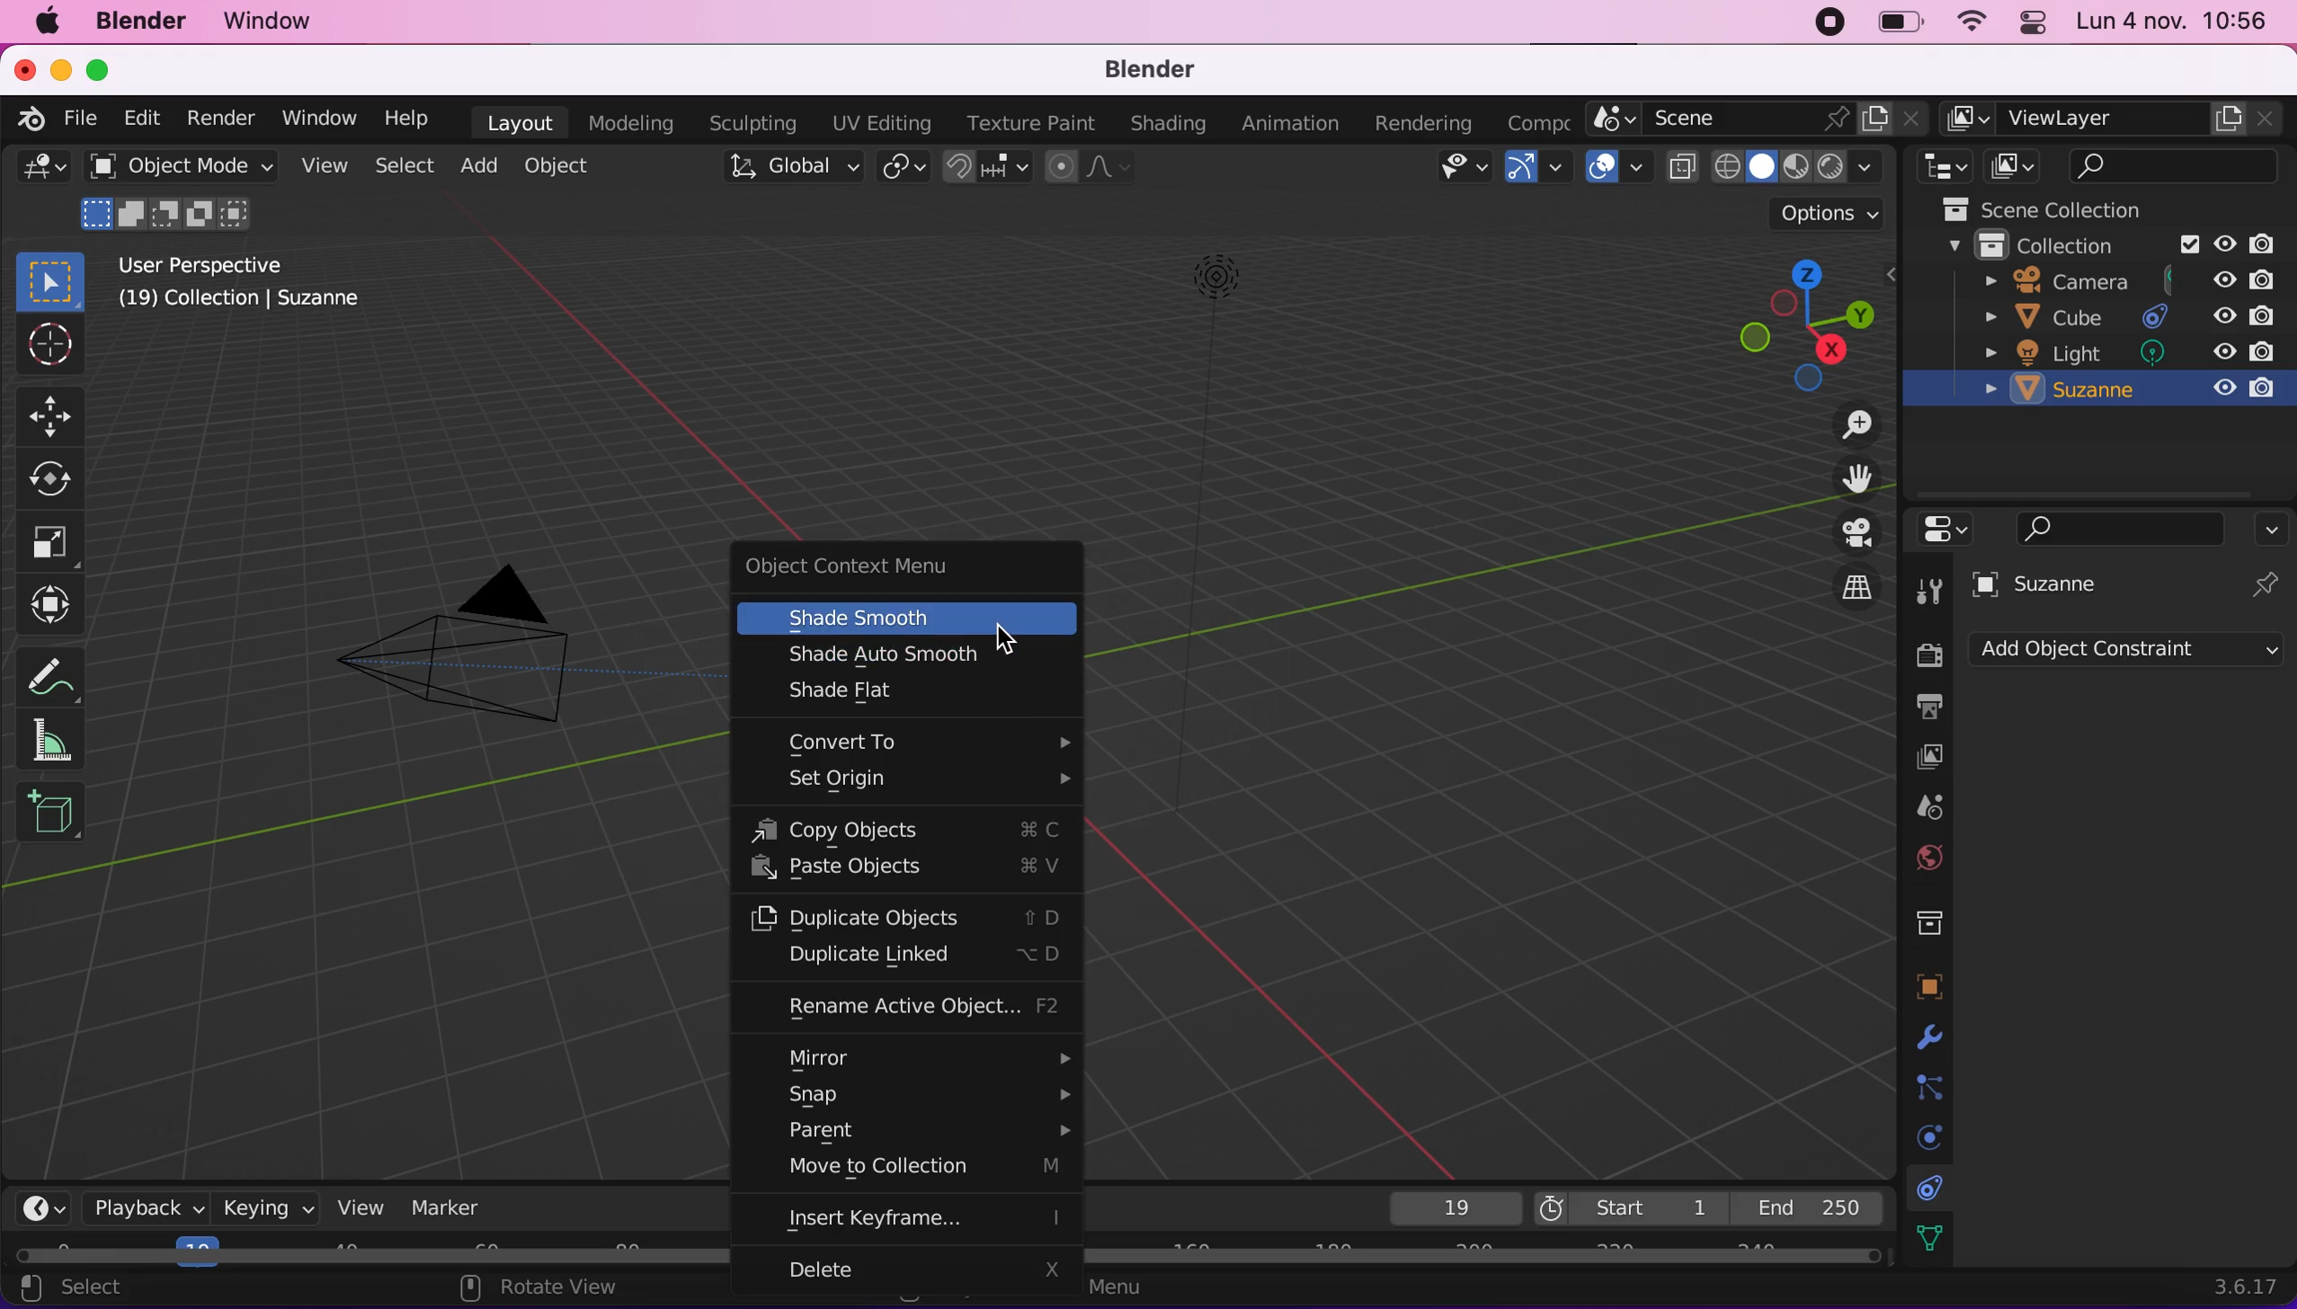 Image resolution: width=2297 pixels, height=1309 pixels. Describe the element at coordinates (921, 1128) in the screenshot. I see `parent` at that location.